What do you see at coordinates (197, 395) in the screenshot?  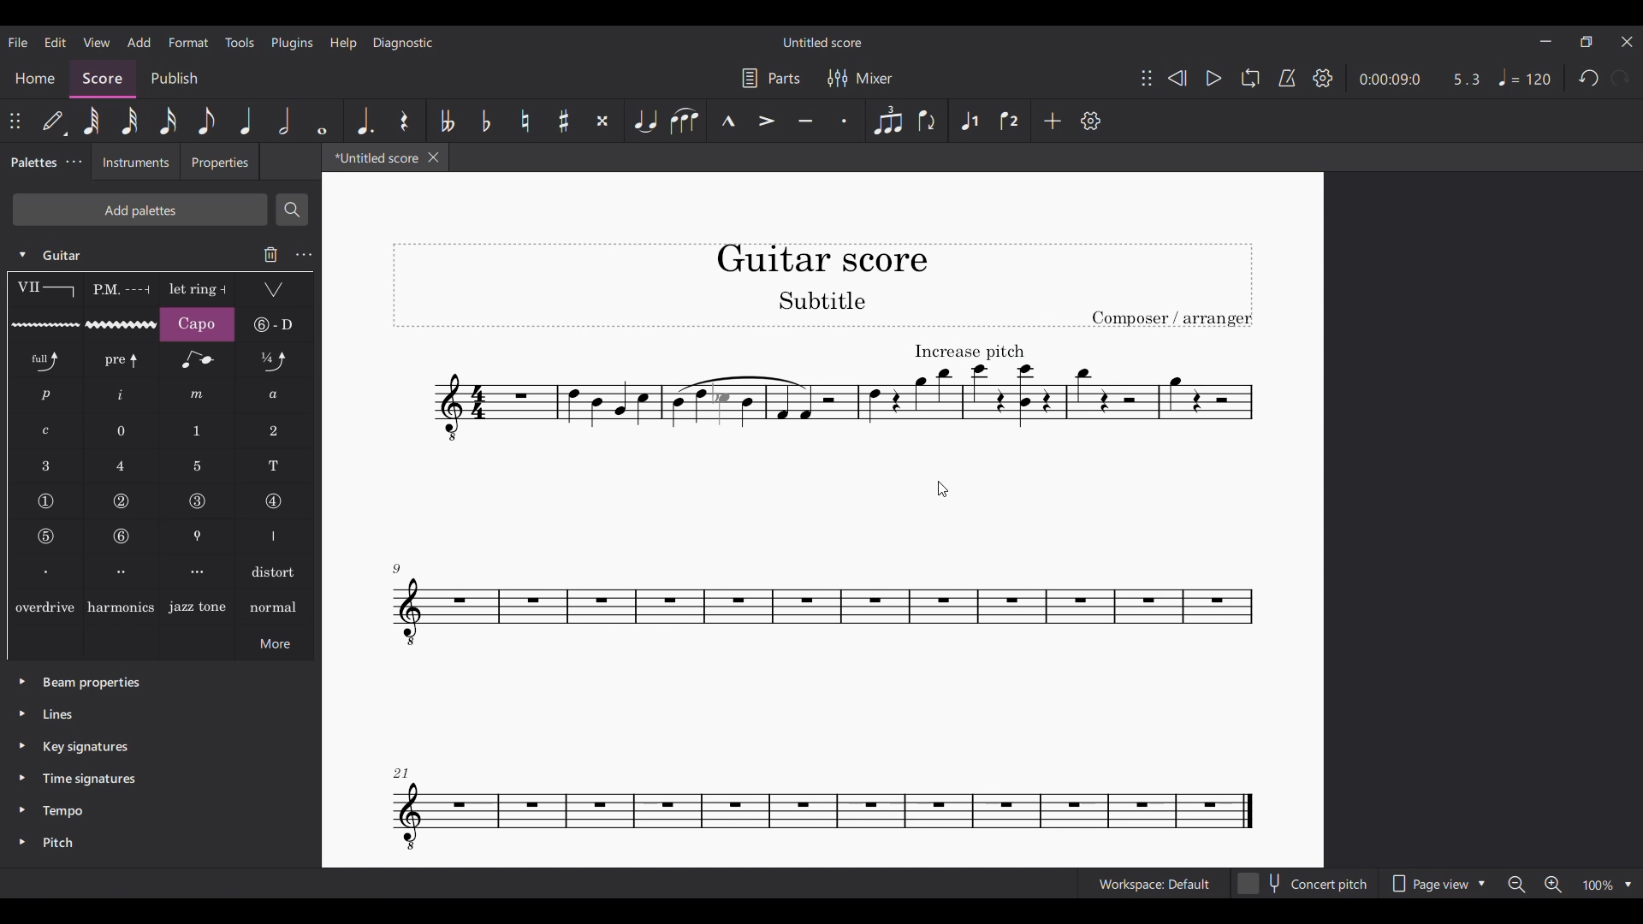 I see `RH guitar fingering m` at bounding box center [197, 395].